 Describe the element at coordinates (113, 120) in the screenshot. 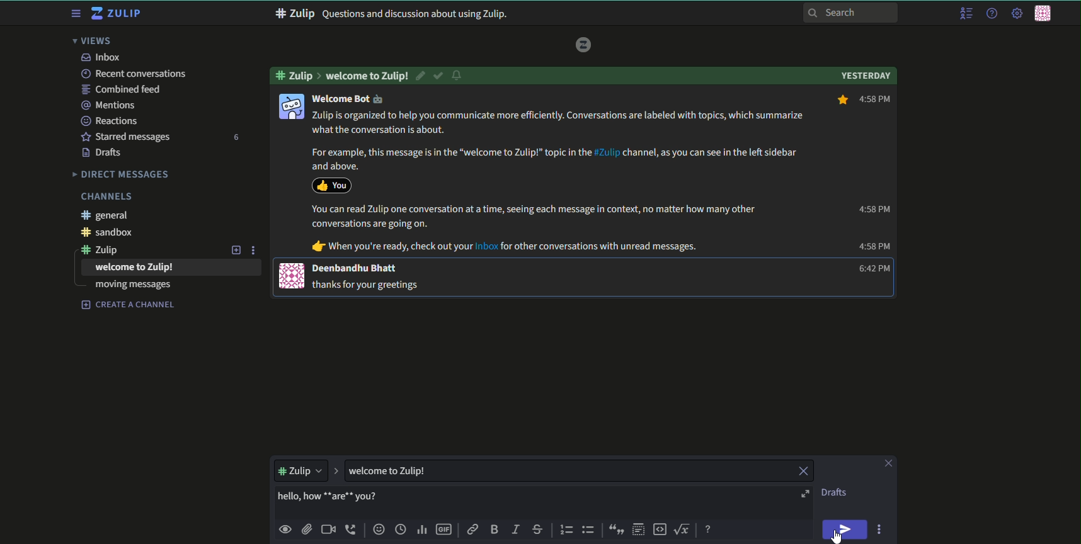

I see `Reactions` at that location.